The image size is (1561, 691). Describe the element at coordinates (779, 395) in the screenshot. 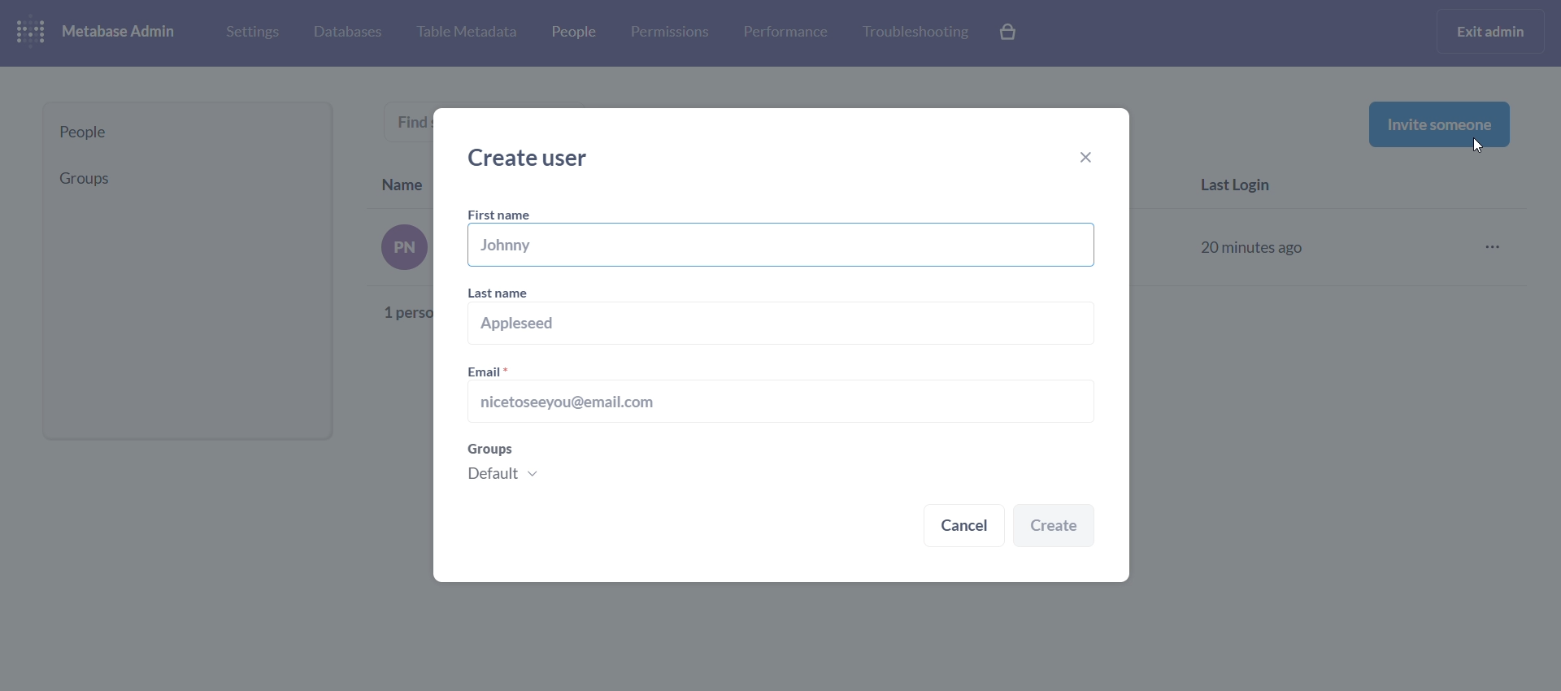

I see `email` at that location.